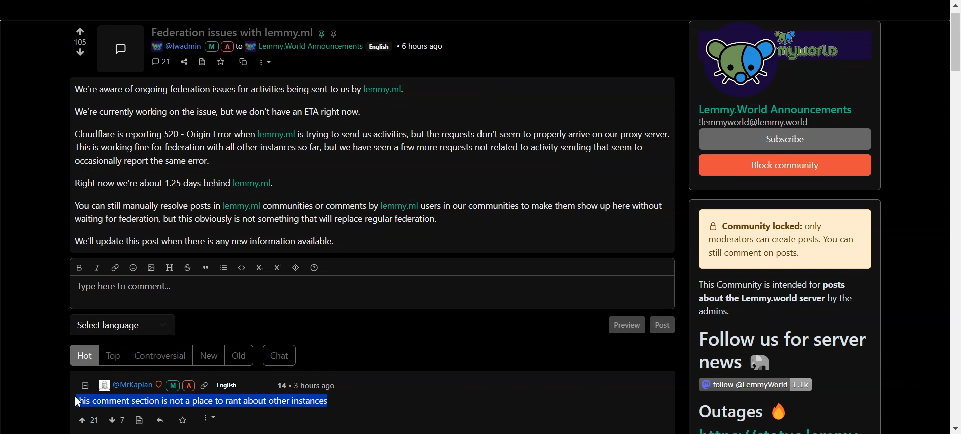 The width and height of the screenshot is (961, 434). I want to click on Right now we're about 1.25 days behind, so click(153, 184).